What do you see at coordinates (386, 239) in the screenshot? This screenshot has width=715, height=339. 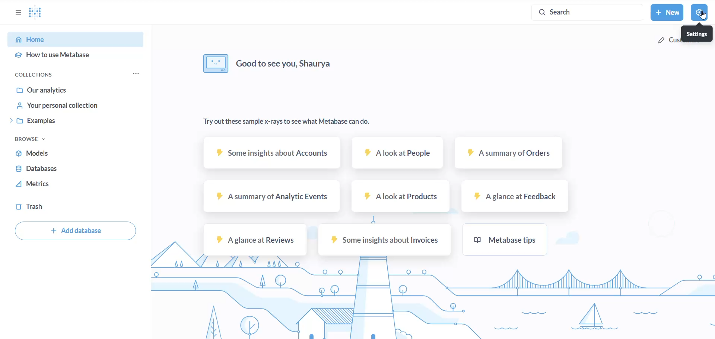 I see `some insights about invoices sample` at bounding box center [386, 239].